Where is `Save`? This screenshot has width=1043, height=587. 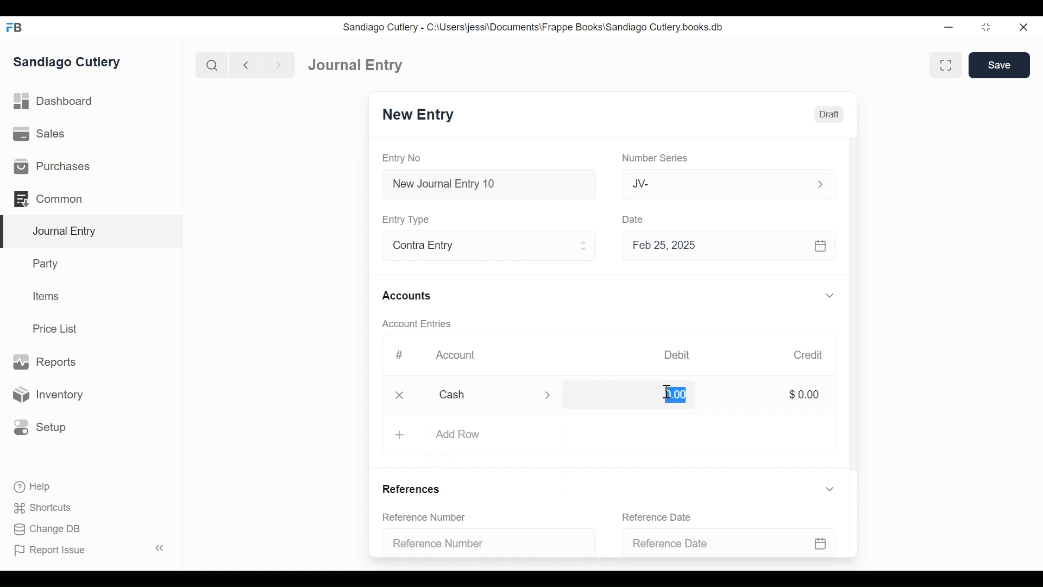
Save is located at coordinates (1000, 65).